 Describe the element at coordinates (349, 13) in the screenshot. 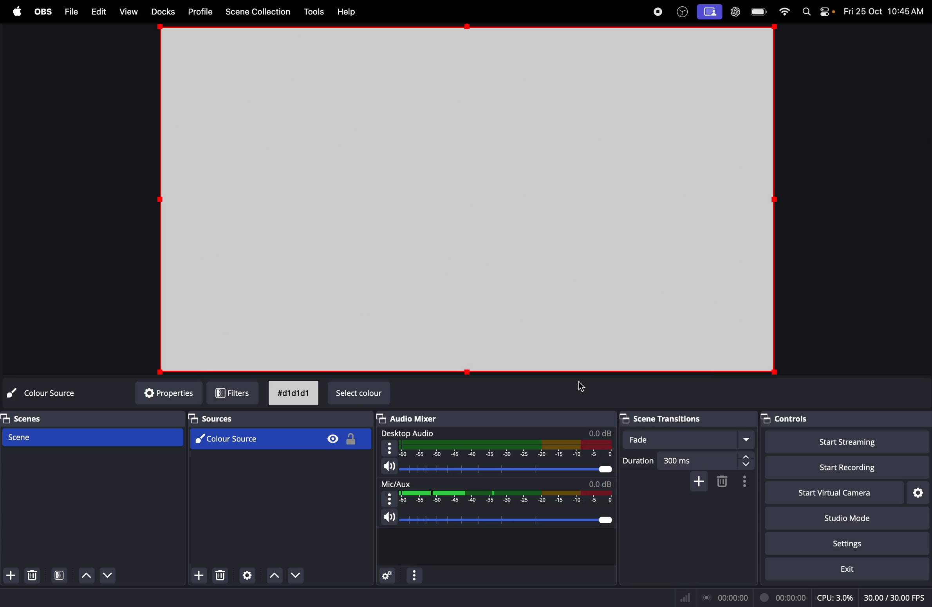

I see `help` at that location.